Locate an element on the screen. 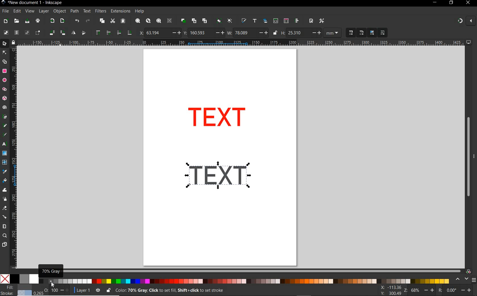 This screenshot has width=477, height=296. eraser tool is located at coordinates (4, 208).